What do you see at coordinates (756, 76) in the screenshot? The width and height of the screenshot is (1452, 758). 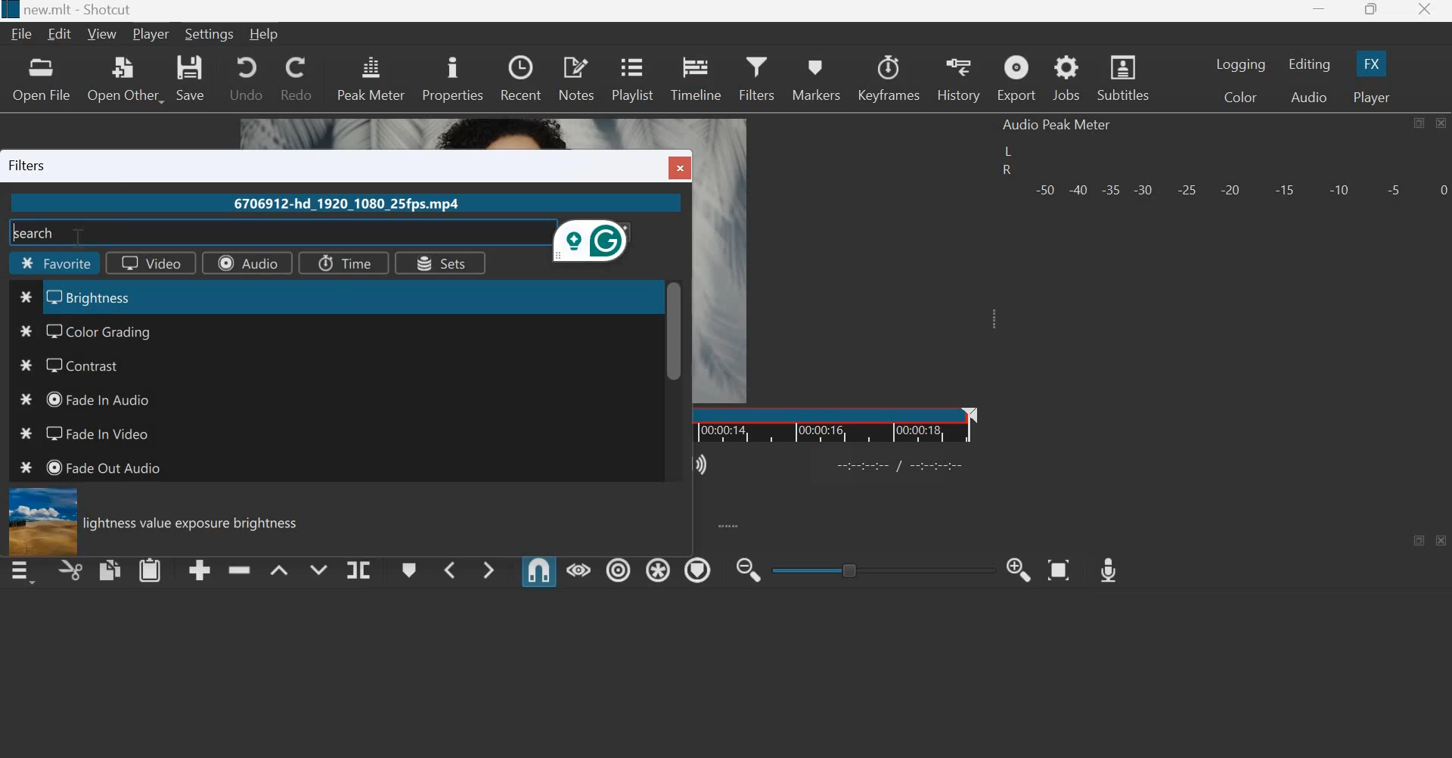 I see `Filters` at bounding box center [756, 76].